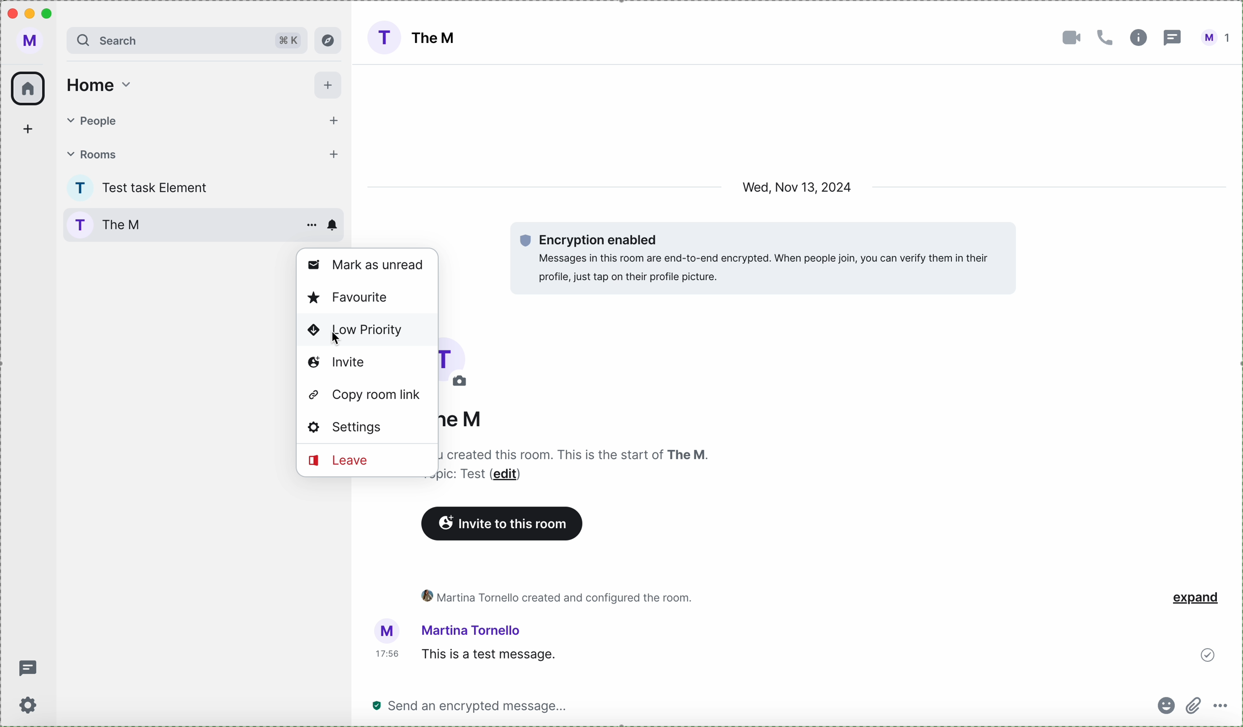 This screenshot has height=727, width=1243. What do you see at coordinates (162, 188) in the screenshot?
I see `test task Element` at bounding box center [162, 188].